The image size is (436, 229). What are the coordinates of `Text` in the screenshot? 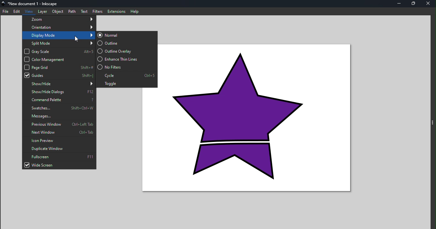 It's located at (85, 11).